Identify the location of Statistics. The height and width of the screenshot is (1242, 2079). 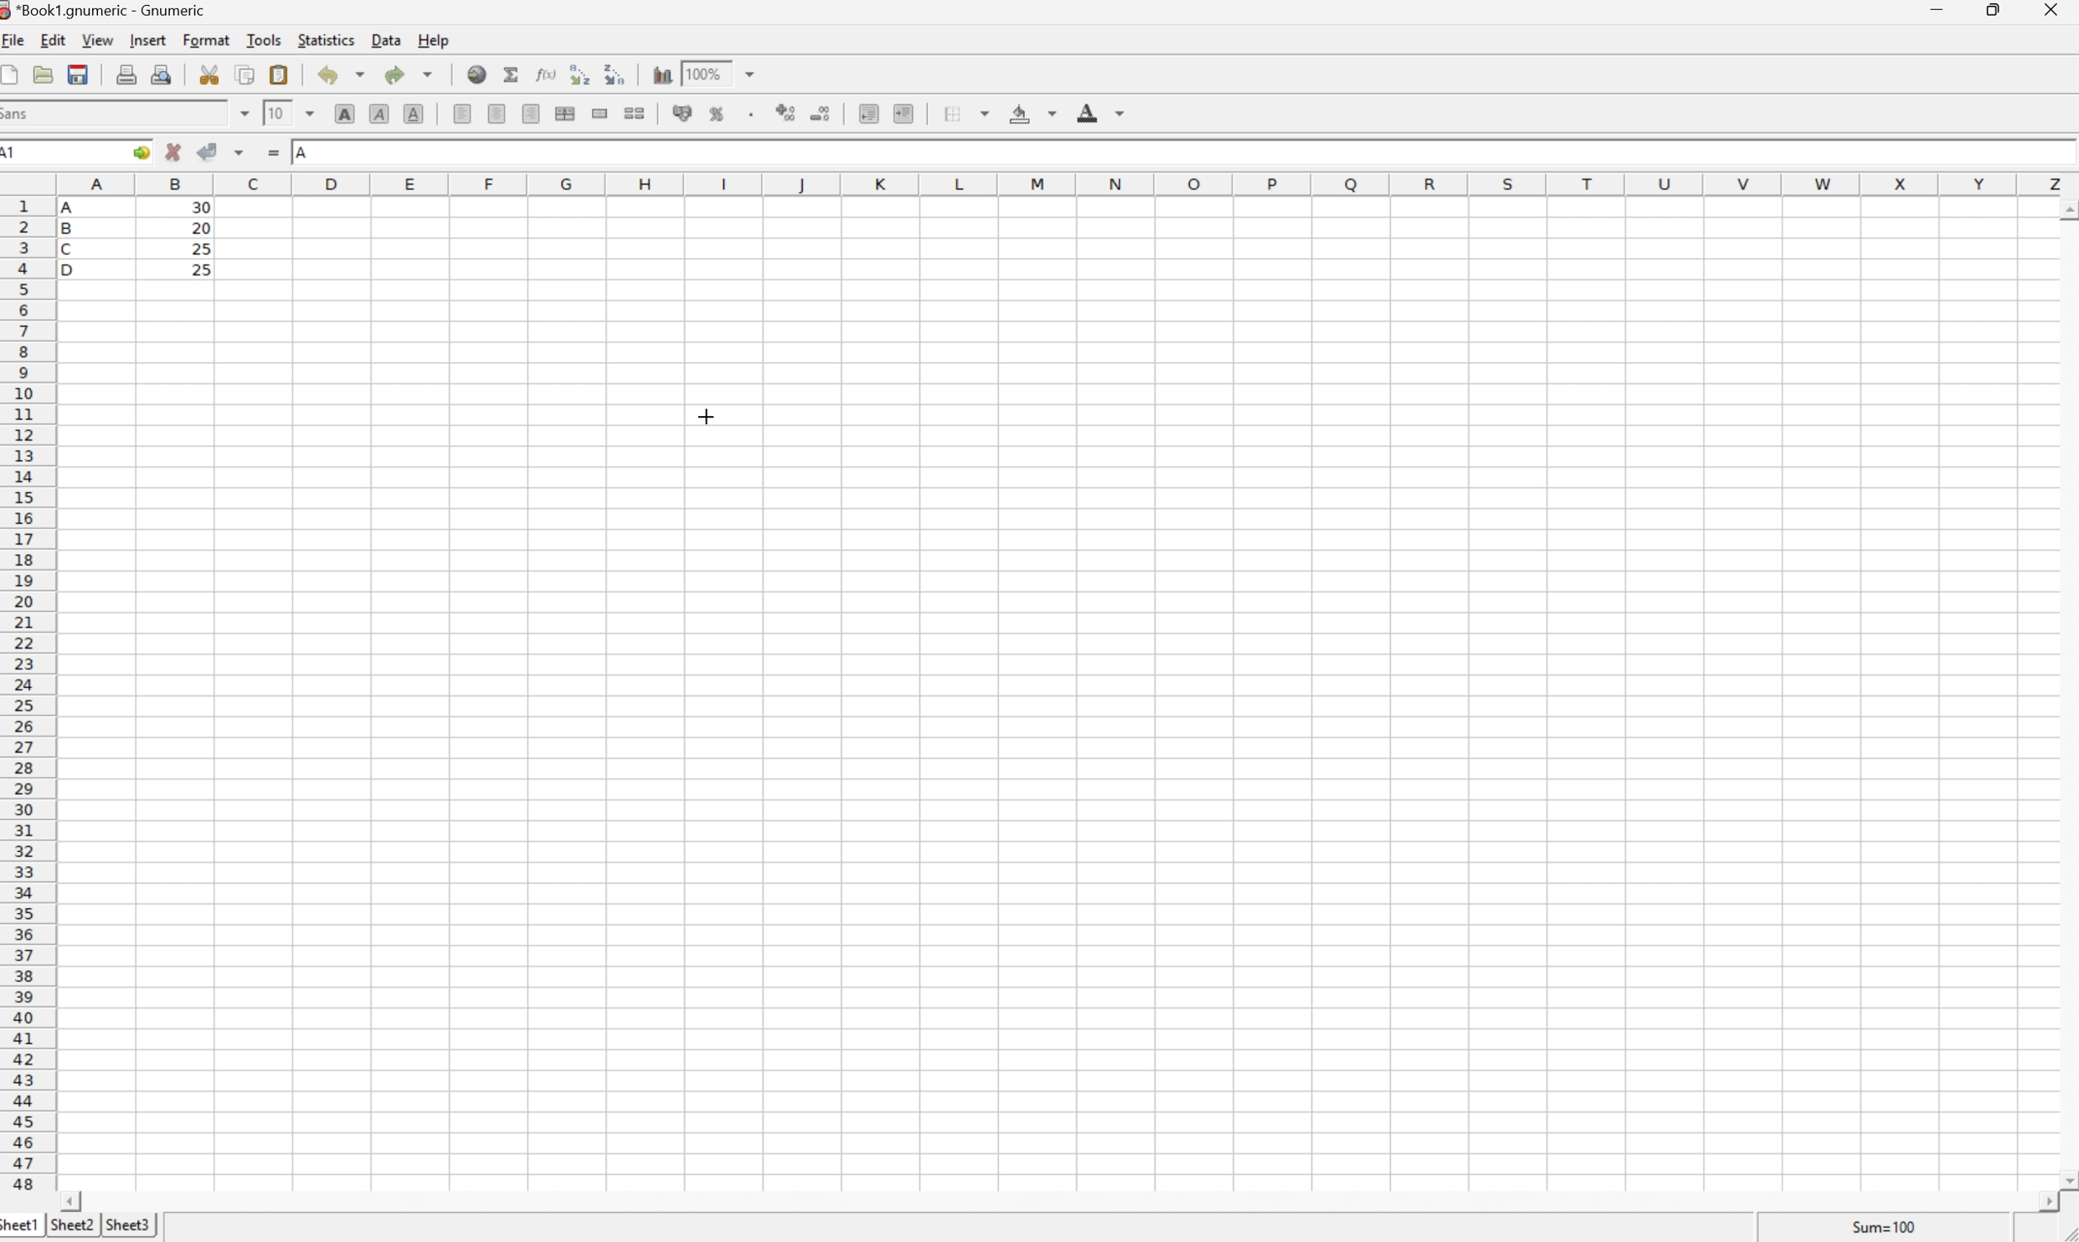
(327, 39).